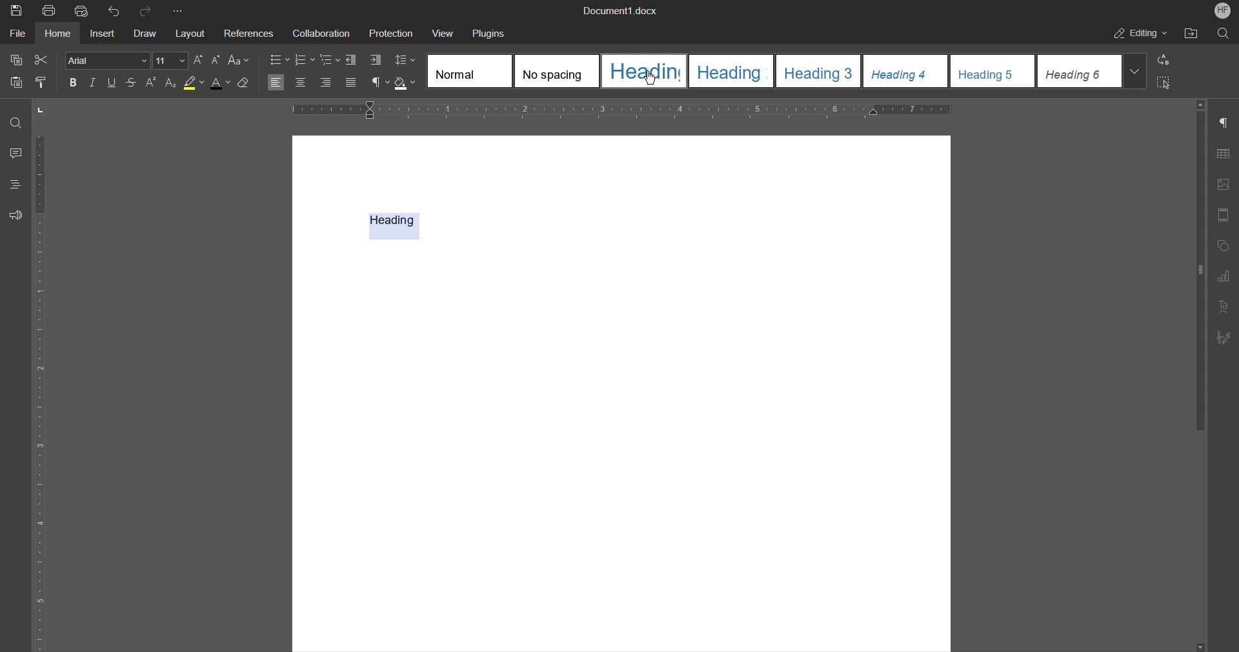 The height and width of the screenshot is (652, 1239). What do you see at coordinates (992, 72) in the screenshot?
I see `Heading 5` at bounding box center [992, 72].